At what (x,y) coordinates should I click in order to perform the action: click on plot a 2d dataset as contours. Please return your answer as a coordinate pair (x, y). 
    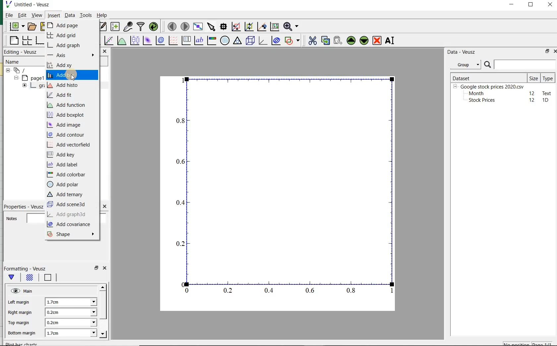
    Looking at the image, I should click on (159, 41).